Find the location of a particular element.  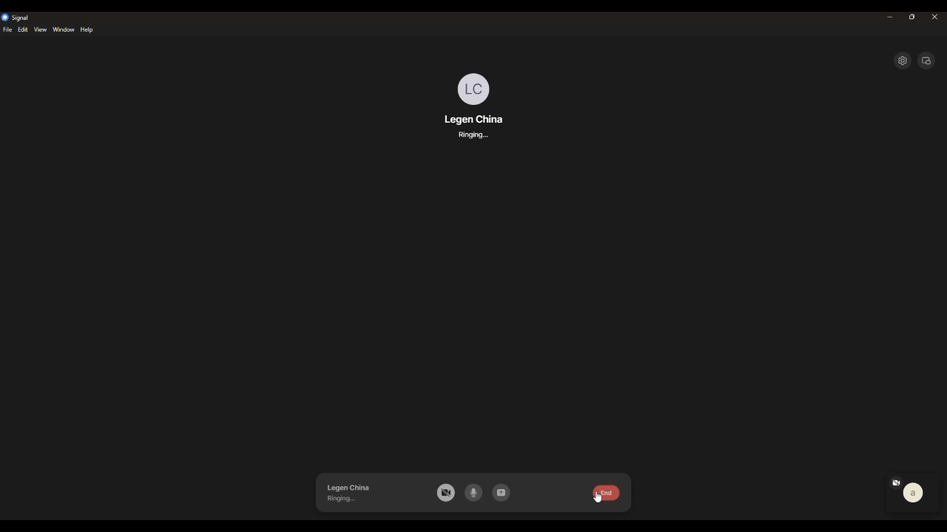

mic is located at coordinates (471, 493).